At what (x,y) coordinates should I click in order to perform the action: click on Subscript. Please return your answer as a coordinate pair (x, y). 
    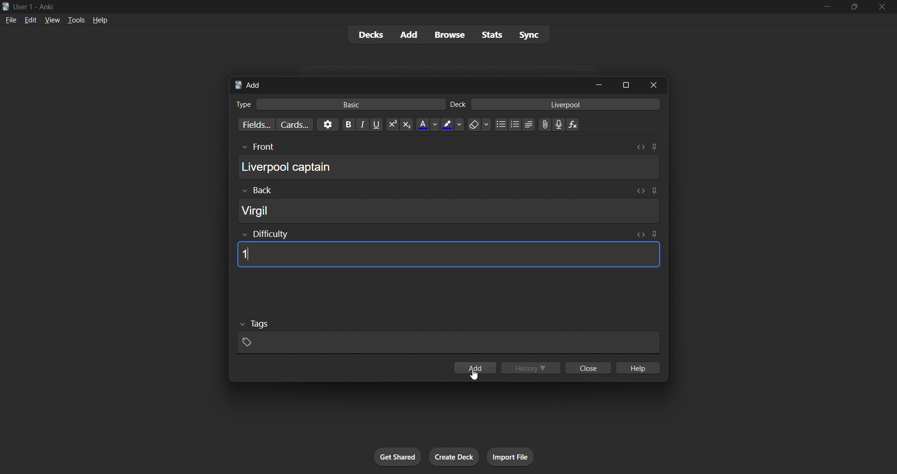
    Looking at the image, I should click on (407, 125).